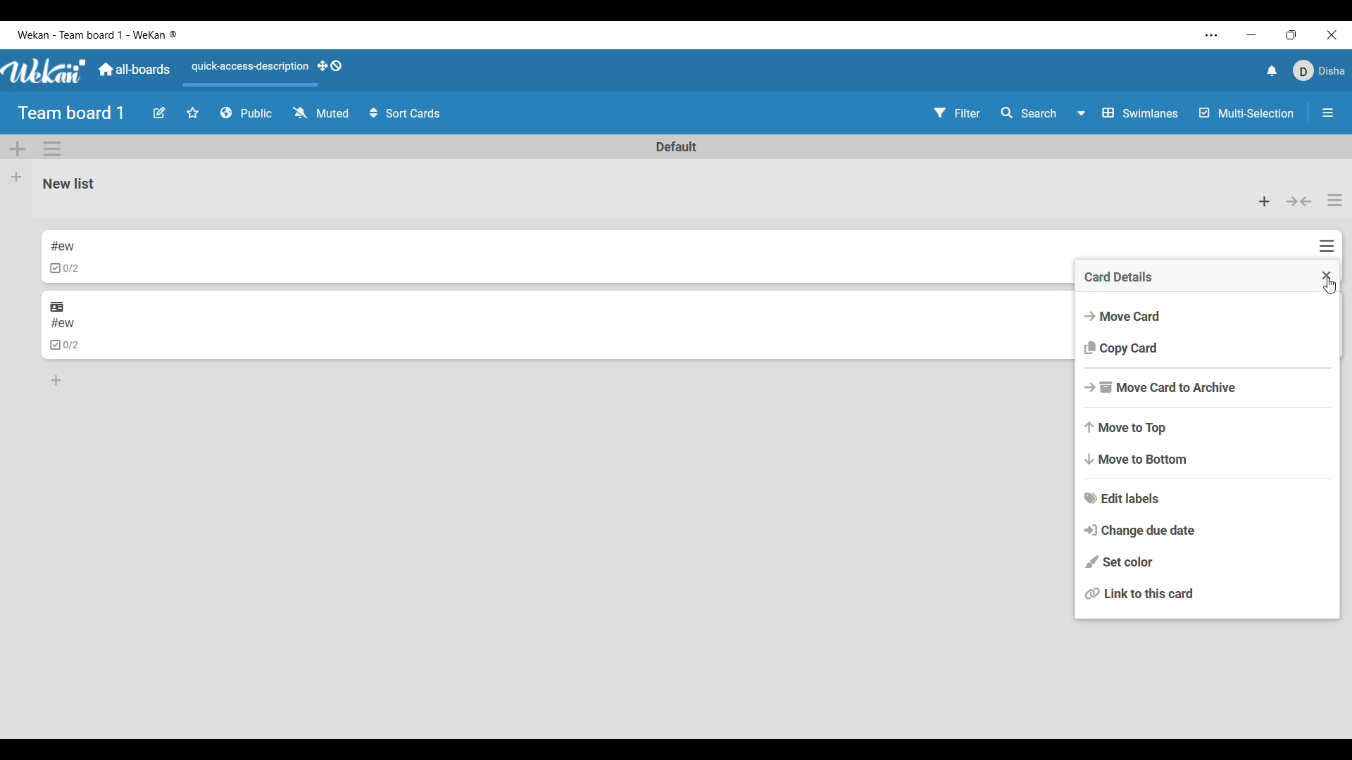 This screenshot has width=1352, height=760. Describe the element at coordinates (958, 113) in the screenshot. I see `Filter` at that location.